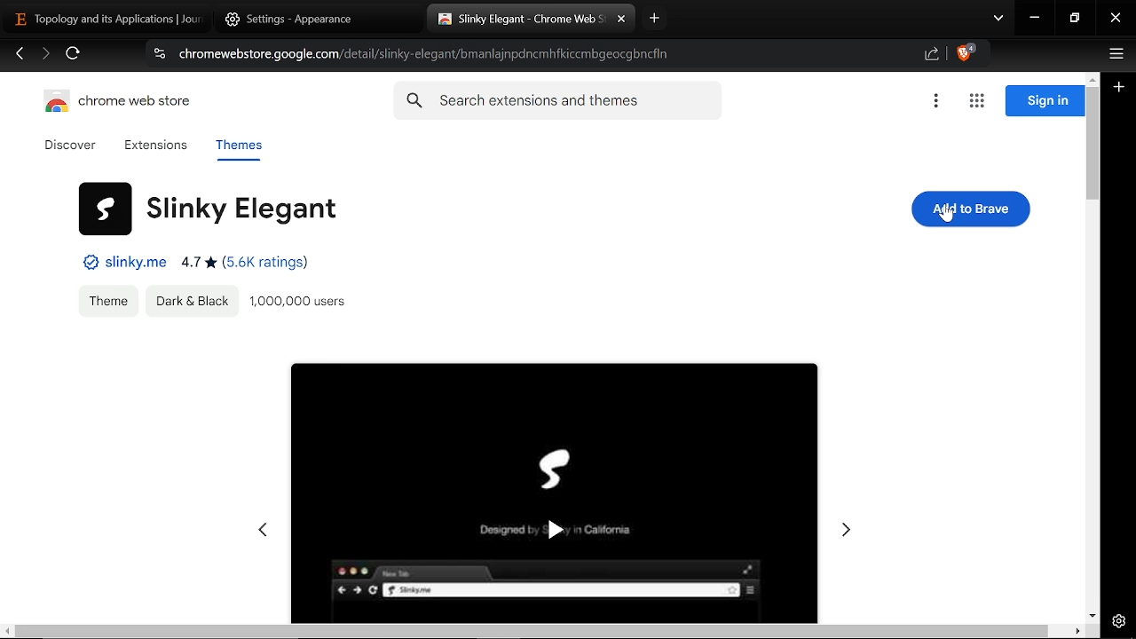 The height and width of the screenshot is (639, 1136). I want to click on Refesh, so click(74, 56).